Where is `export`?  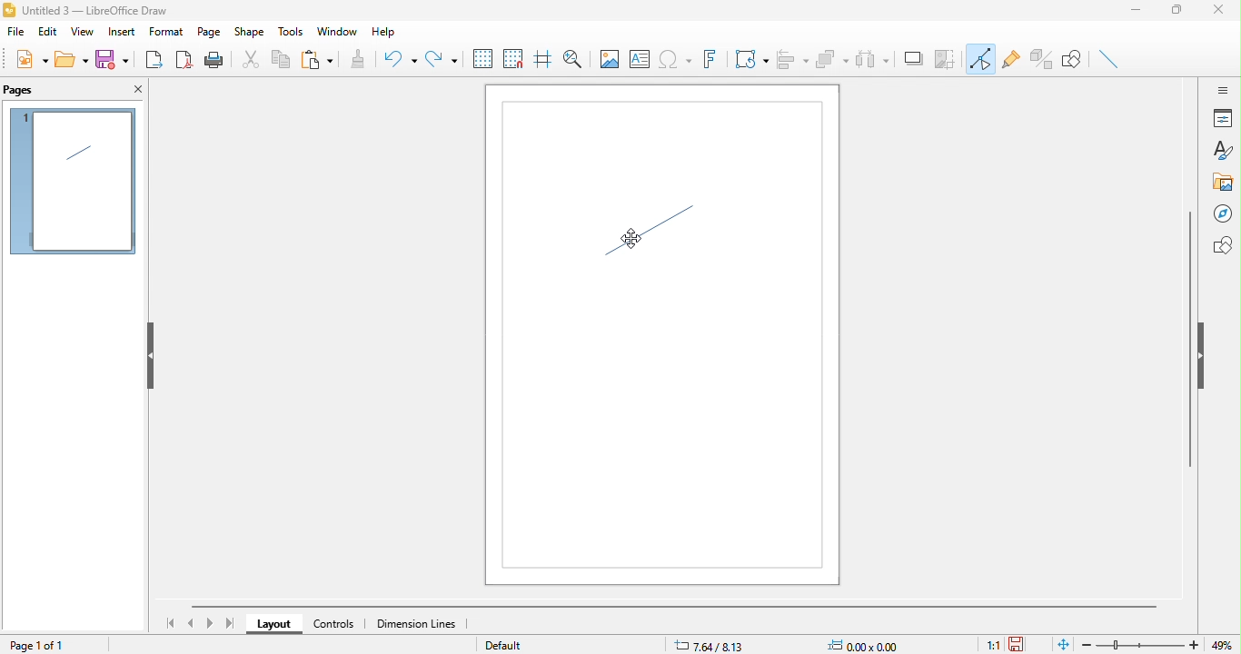 export is located at coordinates (155, 58).